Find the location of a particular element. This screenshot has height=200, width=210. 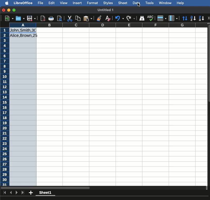

Data is located at coordinates (137, 3).